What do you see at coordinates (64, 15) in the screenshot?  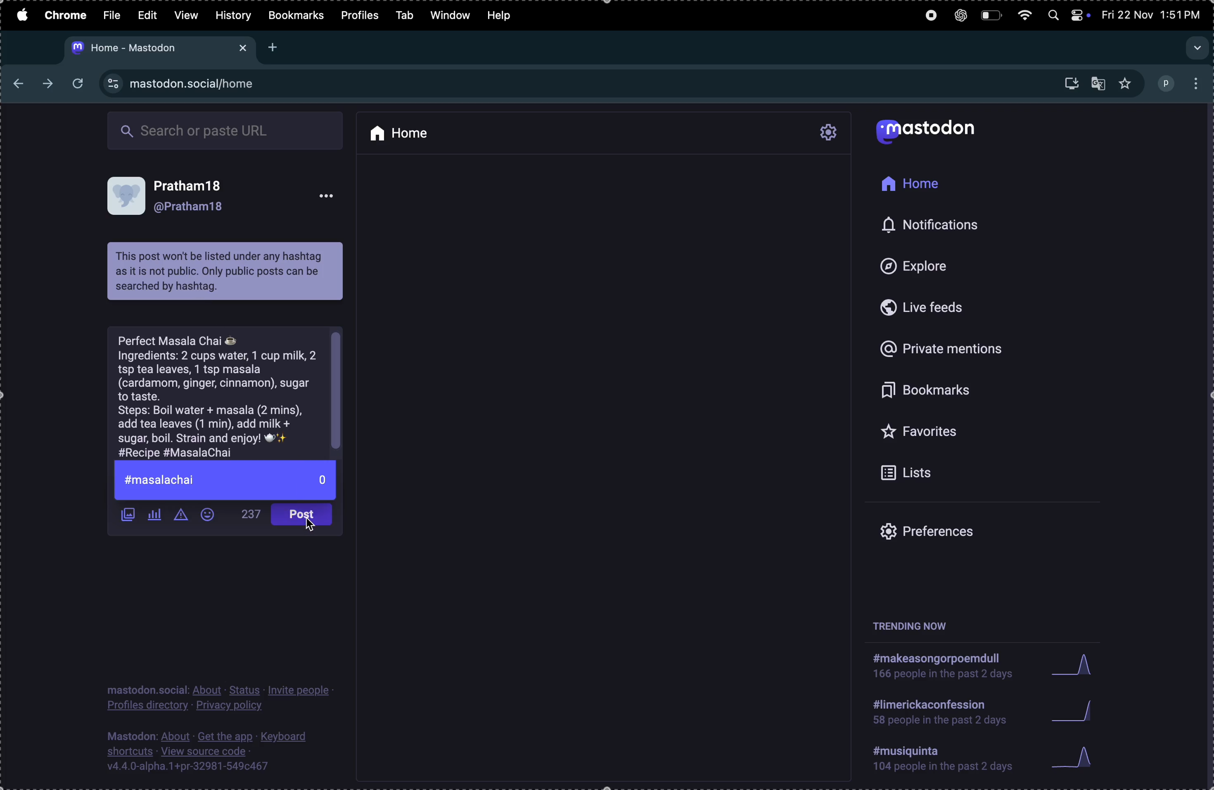 I see `chrome` at bounding box center [64, 15].